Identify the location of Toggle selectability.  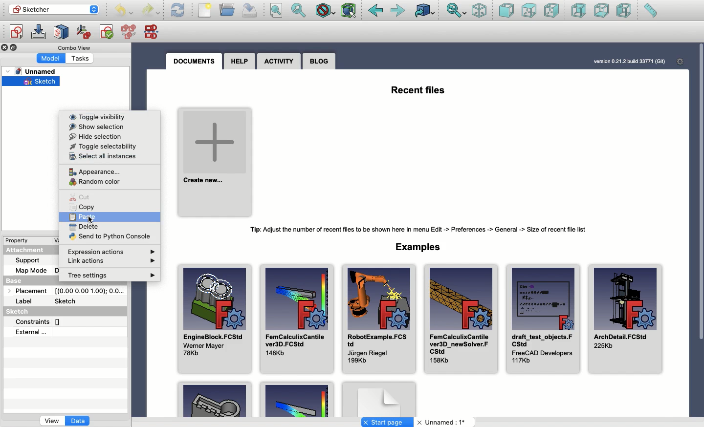
(101, 145).